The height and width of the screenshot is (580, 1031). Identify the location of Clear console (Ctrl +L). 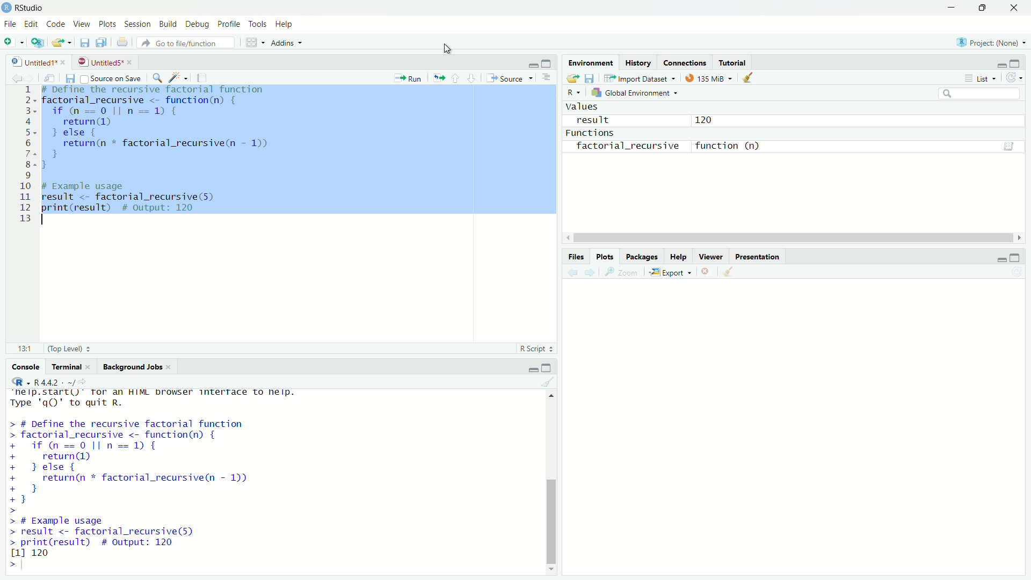
(731, 270).